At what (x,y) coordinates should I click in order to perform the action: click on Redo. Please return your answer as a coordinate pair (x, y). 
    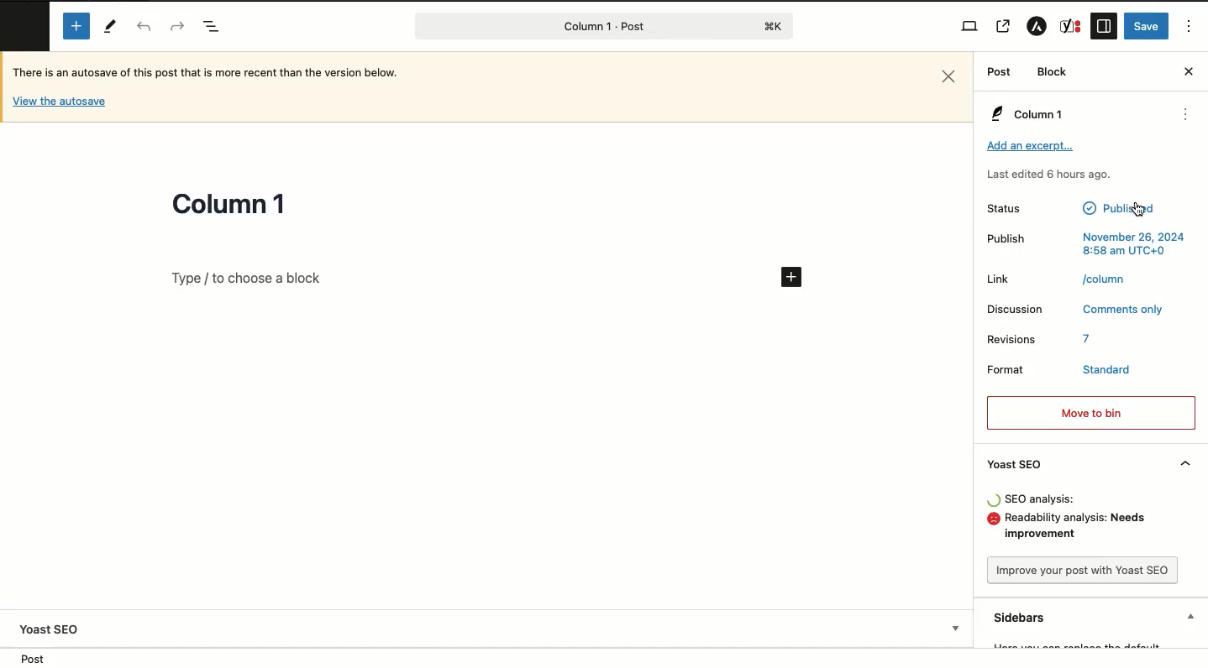
    Looking at the image, I should click on (175, 25).